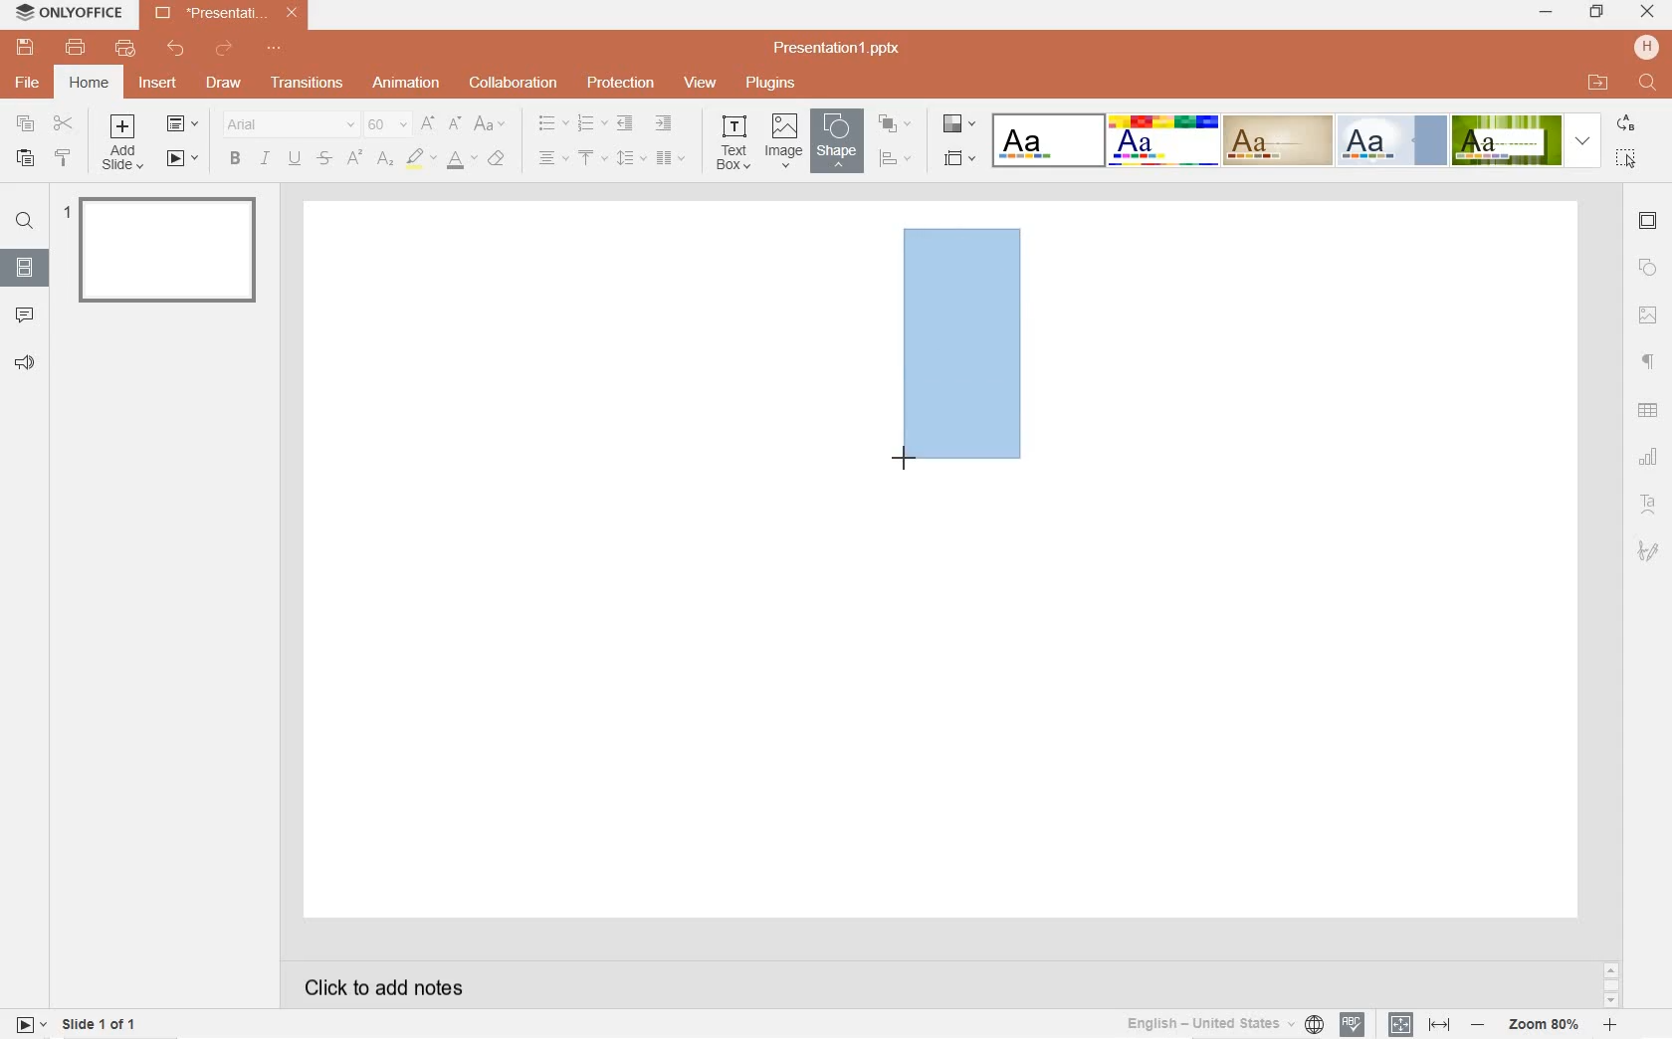 The height and width of the screenshot is (1039, 1672). Describe the element at coordinates (456, 122) in the screenshot. I see `decrement font size` at that location.